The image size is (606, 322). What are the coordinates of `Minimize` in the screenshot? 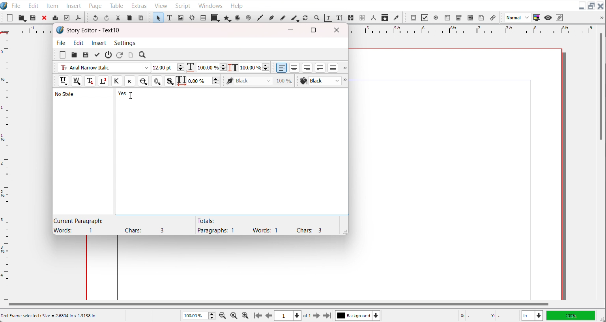 It's located at (291, 30).